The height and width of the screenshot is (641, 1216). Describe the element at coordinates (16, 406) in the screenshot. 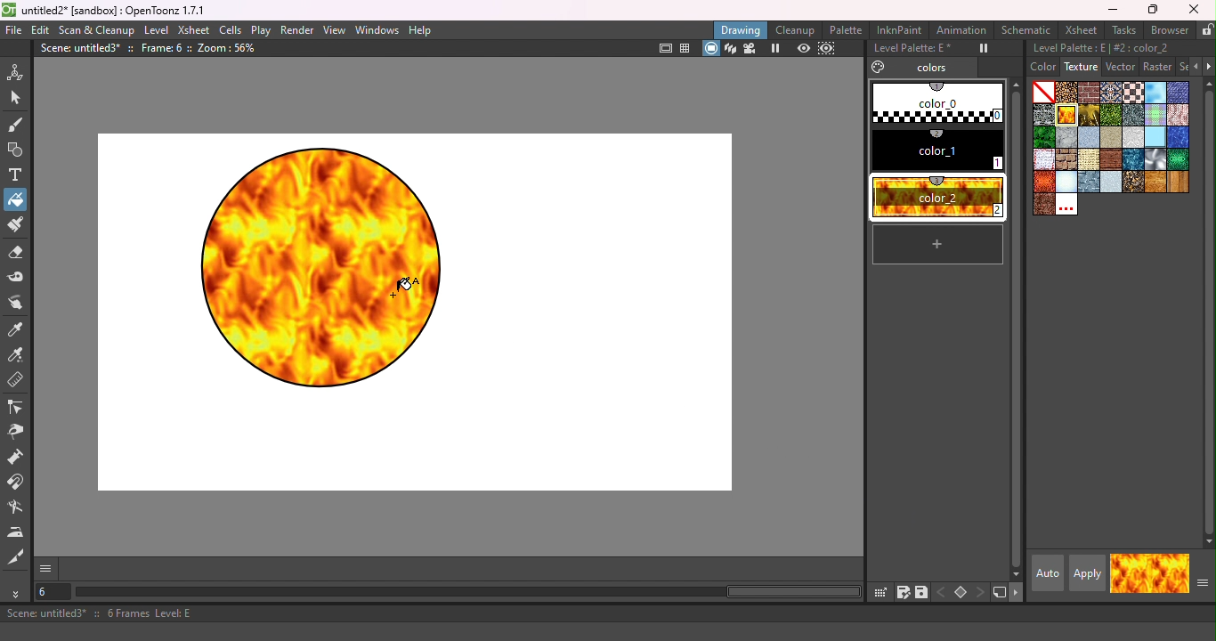

I see `Control point editor tool` at that location.